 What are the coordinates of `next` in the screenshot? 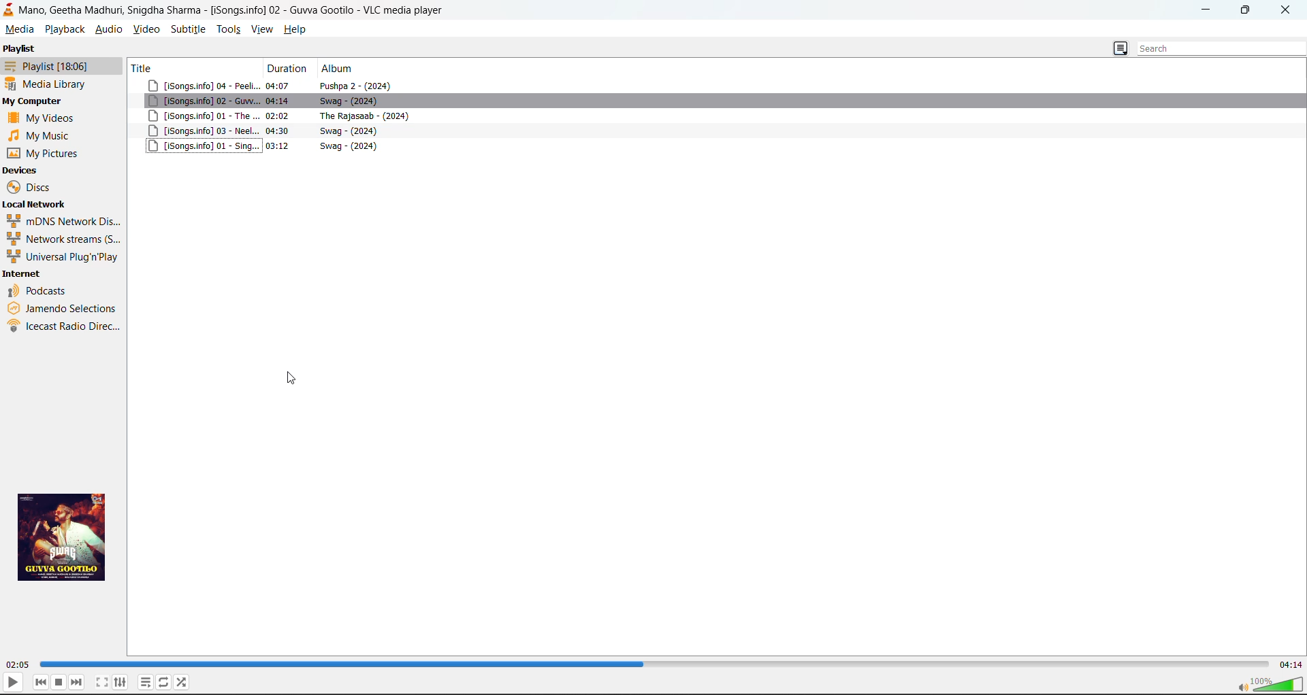 It's located at (77, 682).